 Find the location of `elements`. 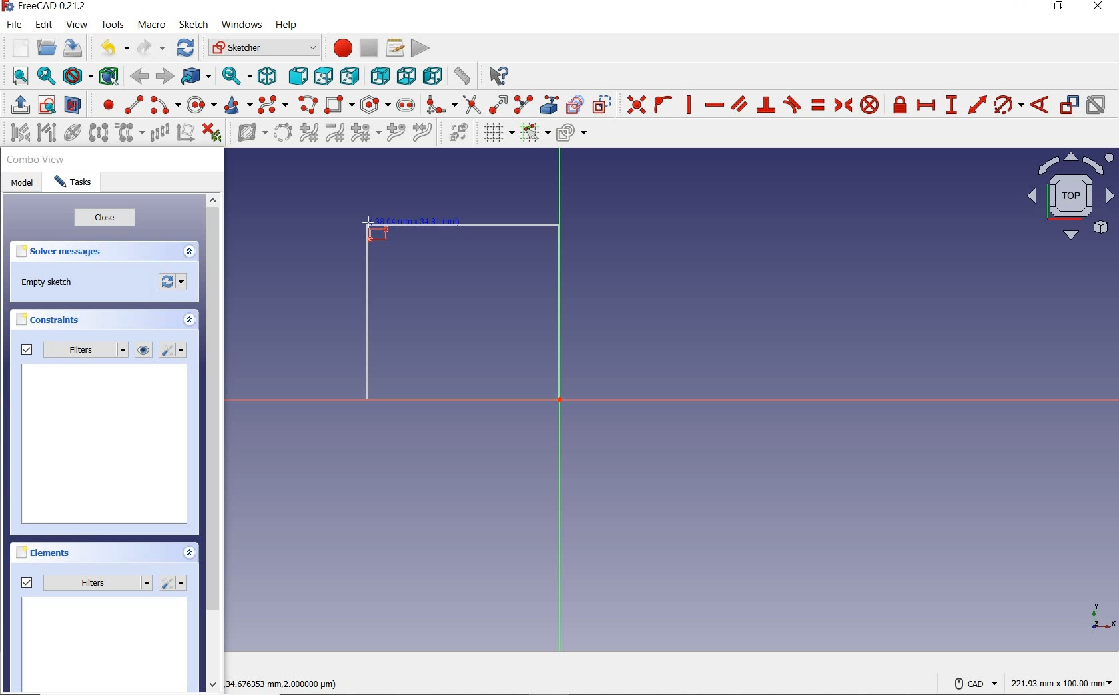

elements is located at coordinates (67, 554).